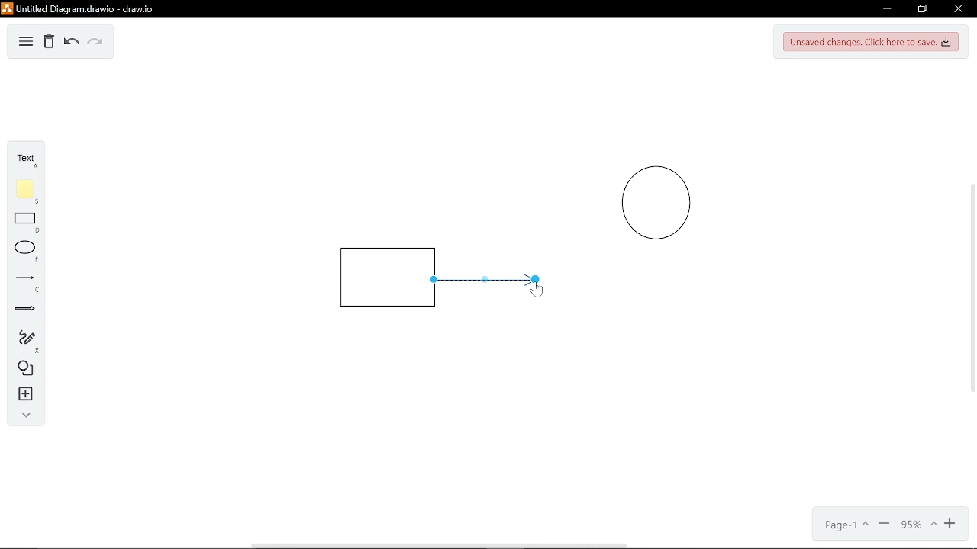 This screenshot has width=977, height=549. Describe the element at coordinates (26, 43) in the screenshot. I see `Diagram` at that location.